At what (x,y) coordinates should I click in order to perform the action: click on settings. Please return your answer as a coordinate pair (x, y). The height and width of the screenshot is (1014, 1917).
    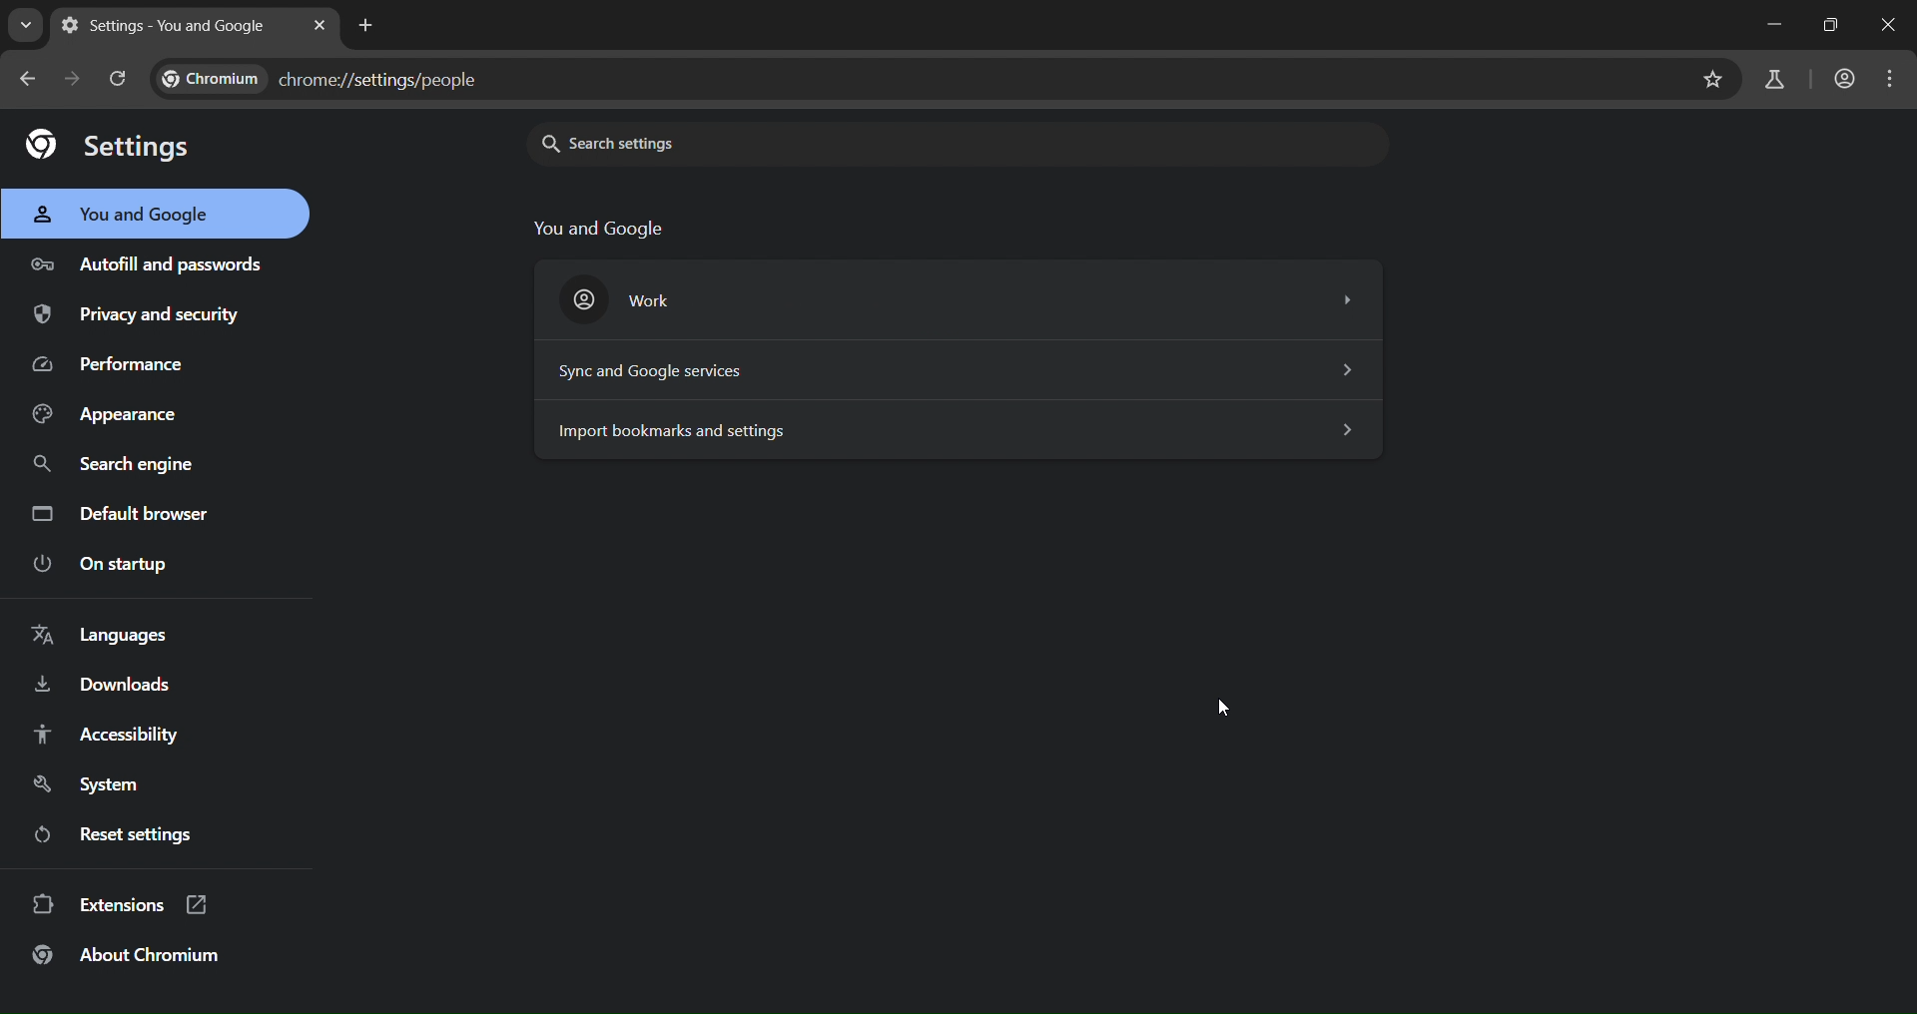
    Looking at the image, I should click on (116, 146).